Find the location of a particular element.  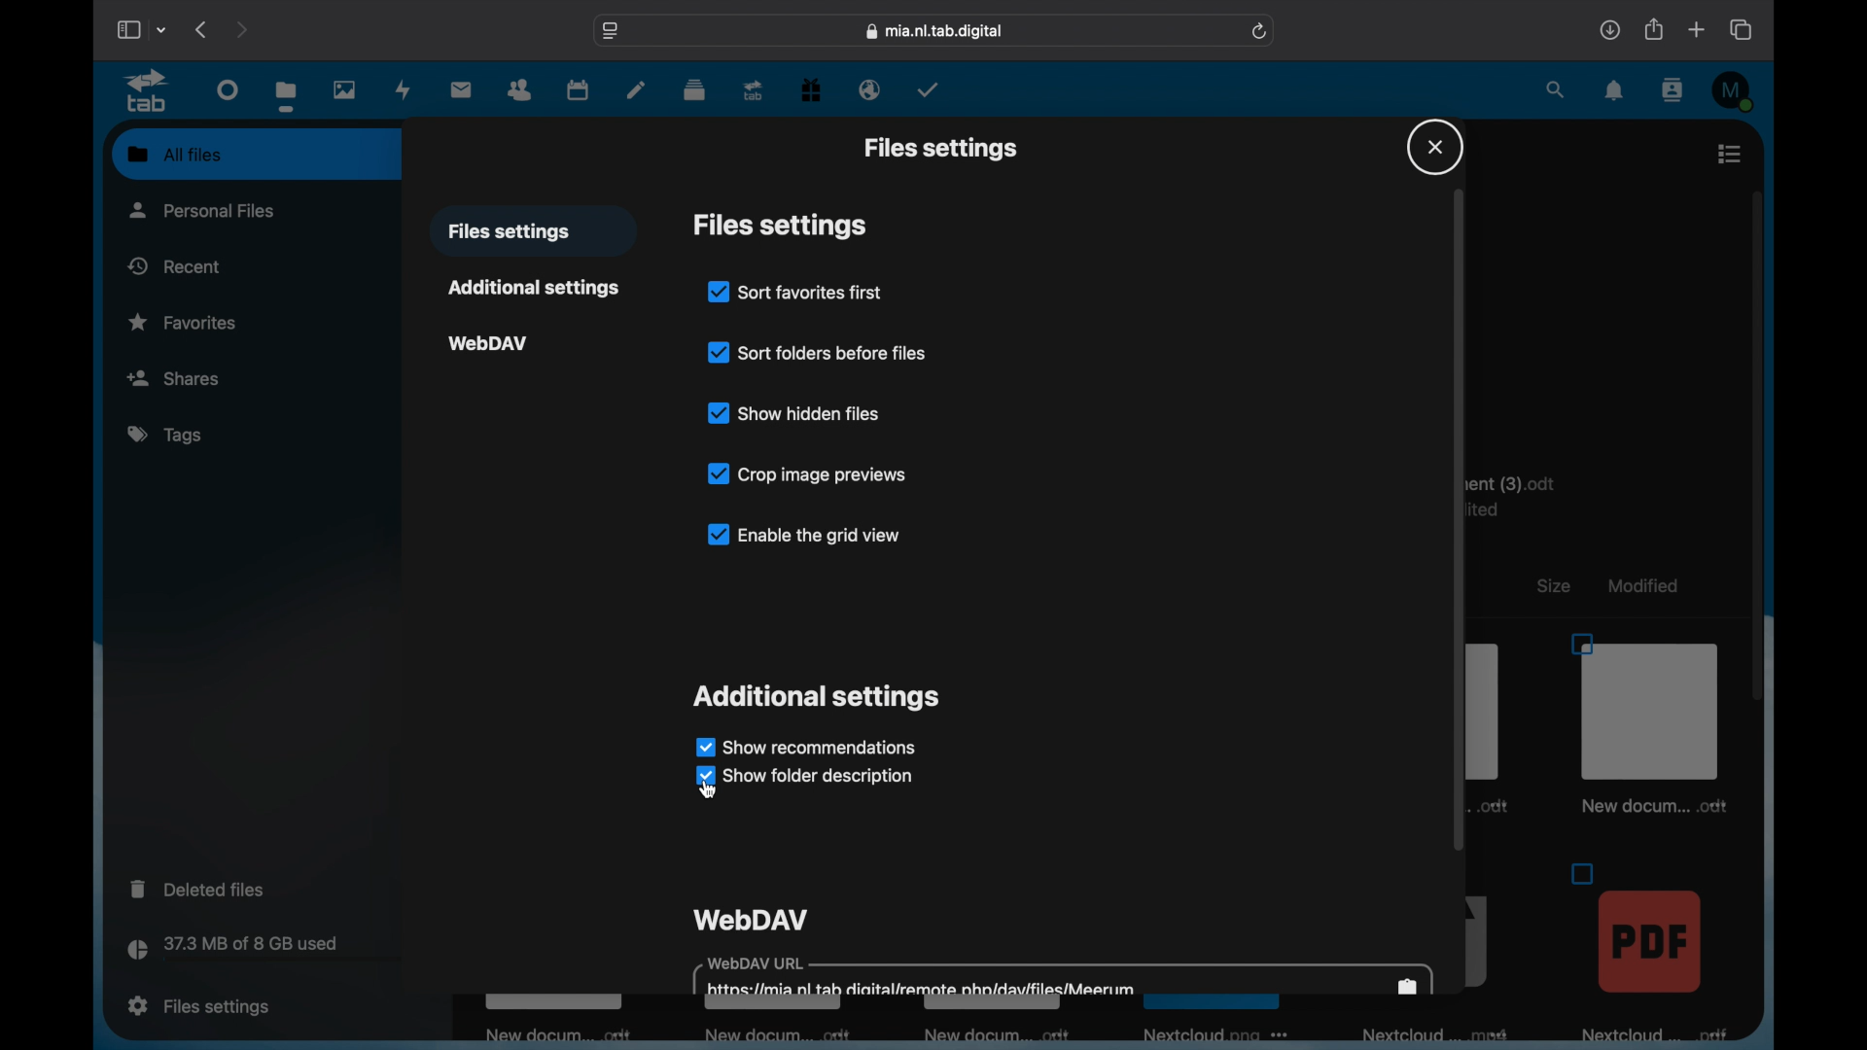

webdav is located at coordinates (1063, 975).